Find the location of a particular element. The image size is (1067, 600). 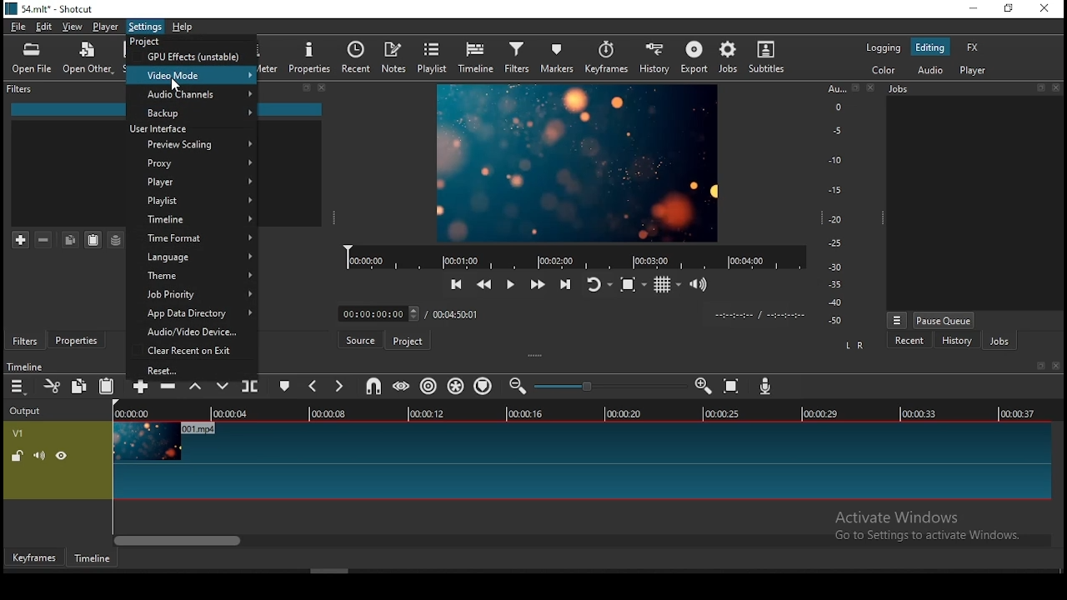

gpu effects is located at coordinates (193, 56).